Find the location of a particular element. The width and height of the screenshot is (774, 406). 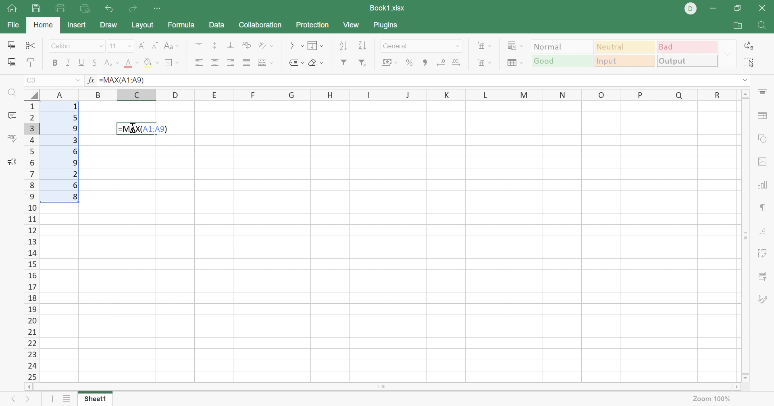

number format is located at coordinates (397, 47).